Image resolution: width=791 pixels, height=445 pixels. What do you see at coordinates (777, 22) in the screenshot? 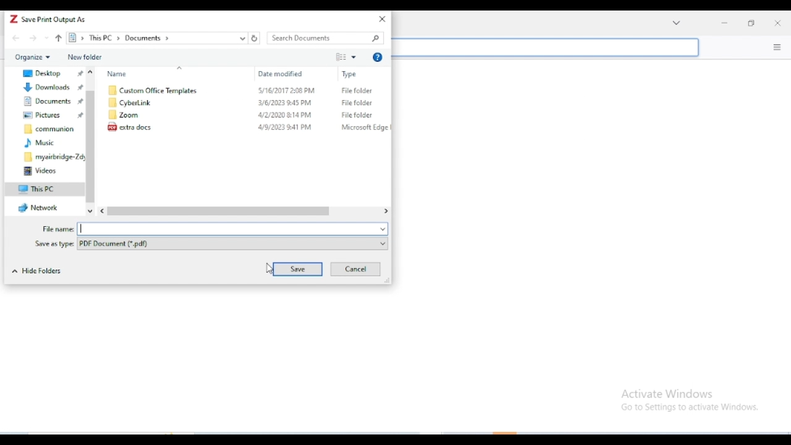
I see `close` at bounding box center [777, 22].